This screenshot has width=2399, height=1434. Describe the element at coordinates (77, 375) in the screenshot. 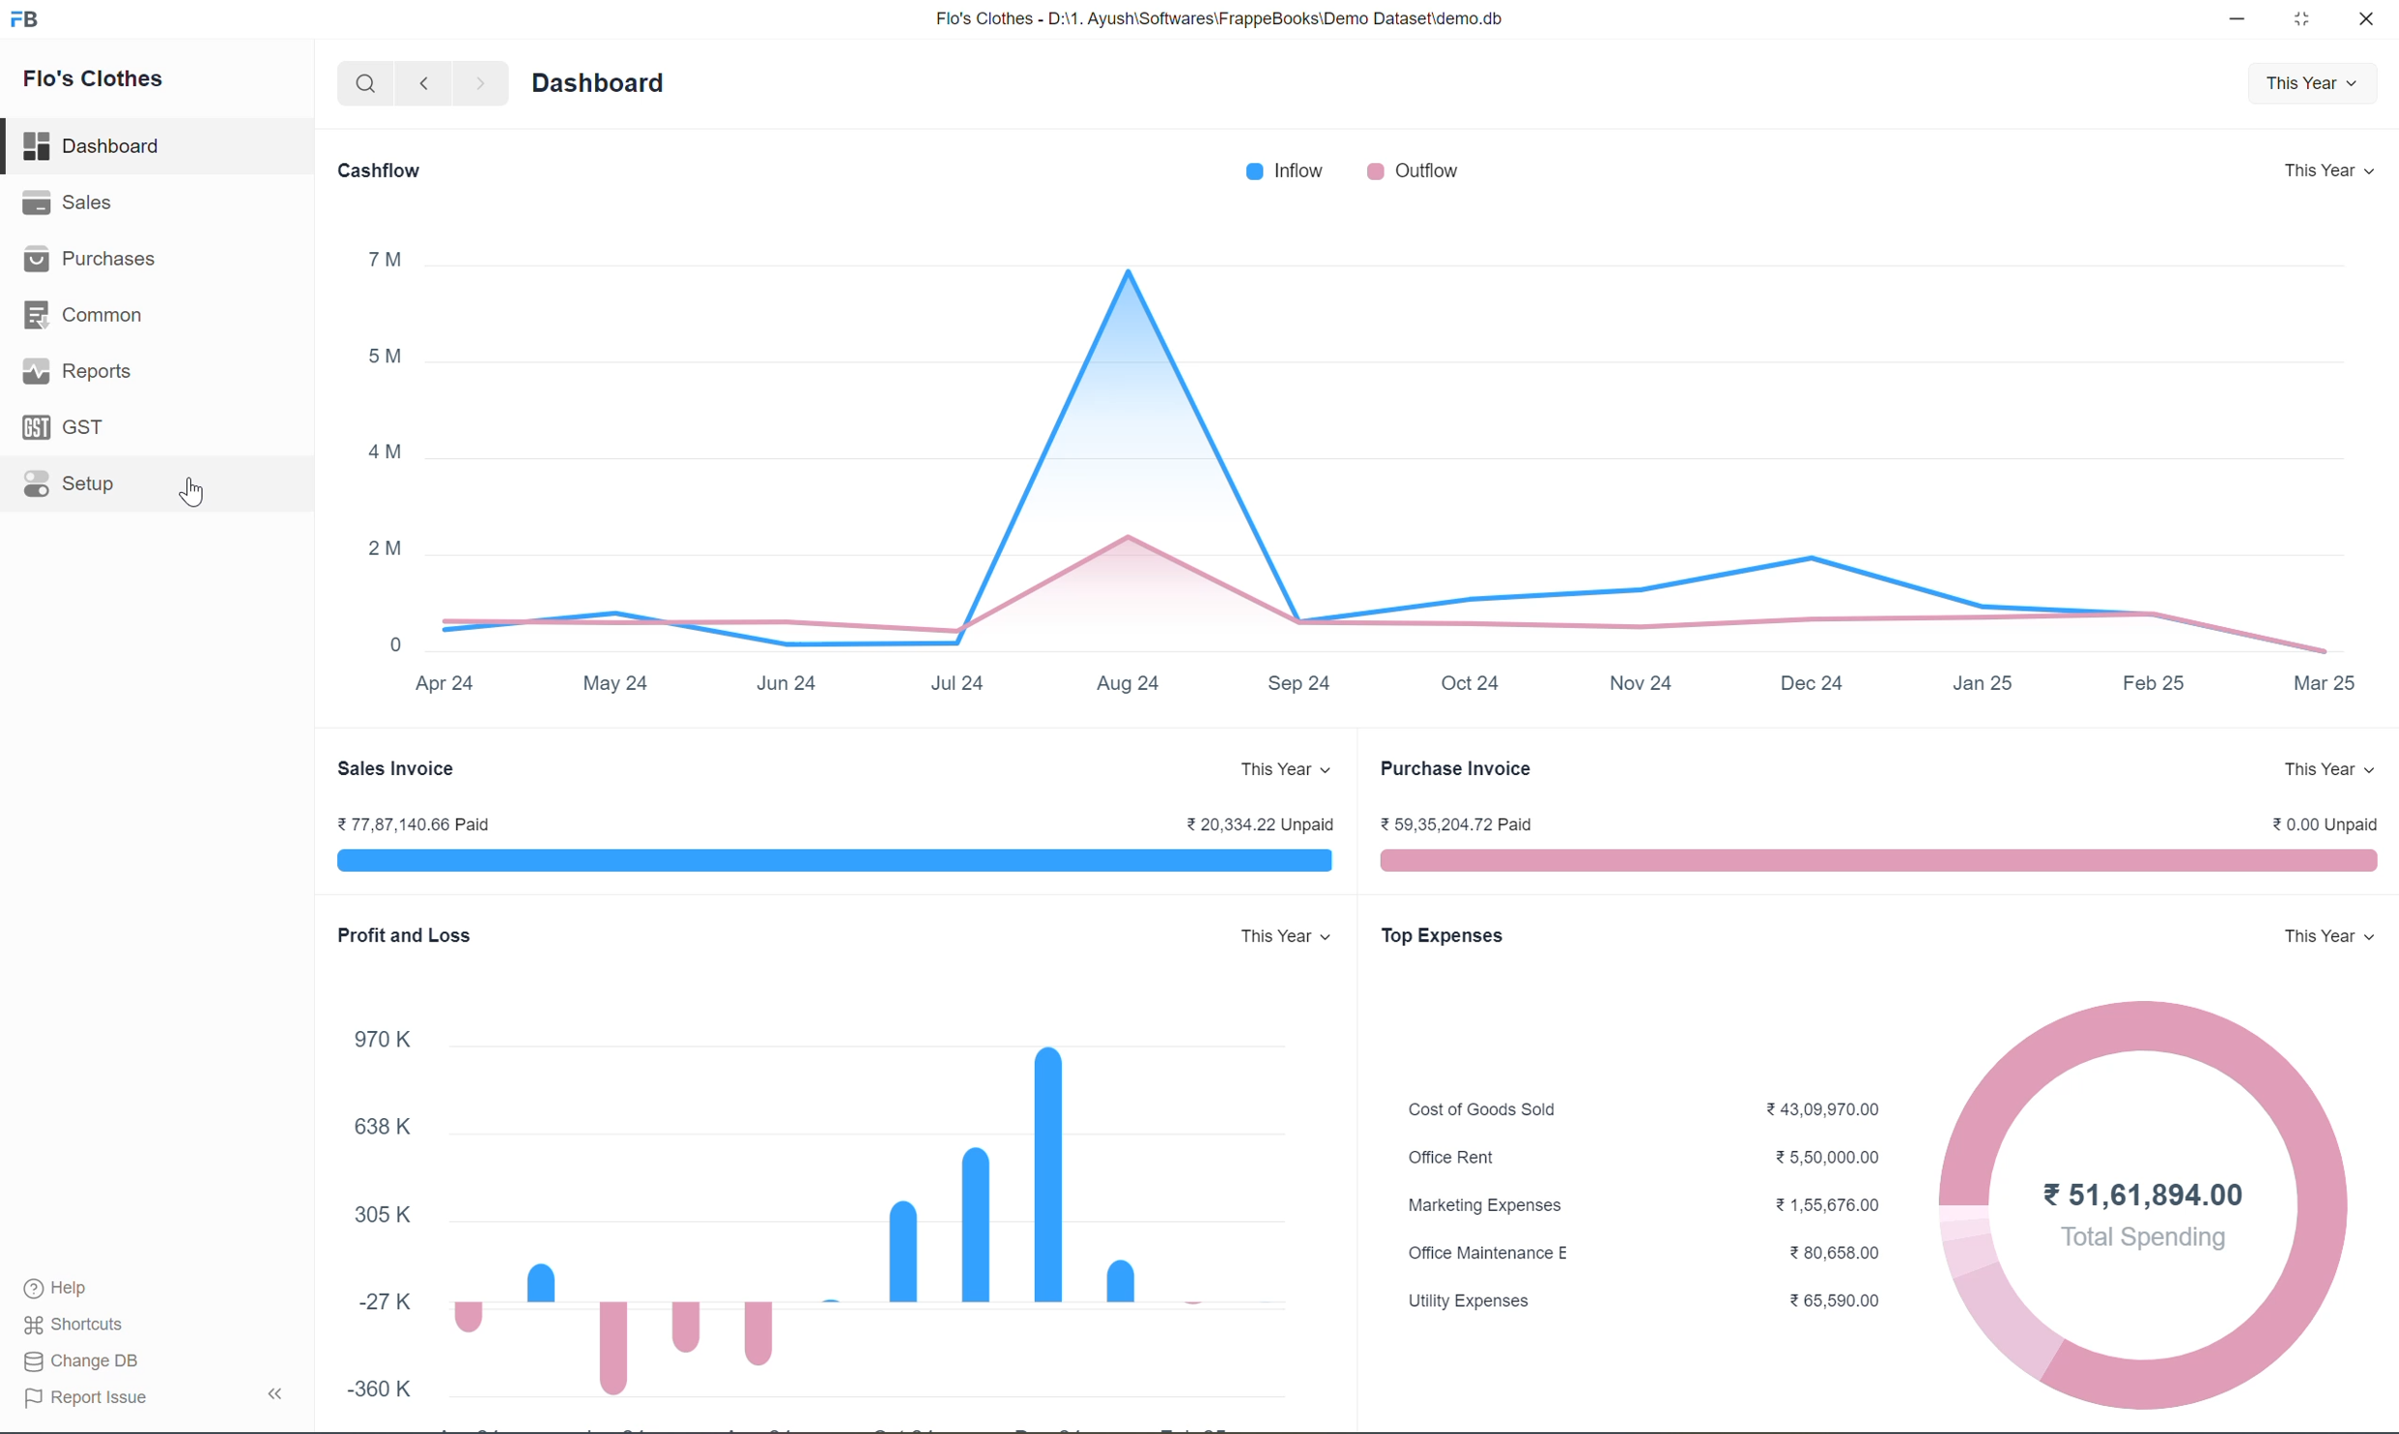

I see `Reports` at that location.